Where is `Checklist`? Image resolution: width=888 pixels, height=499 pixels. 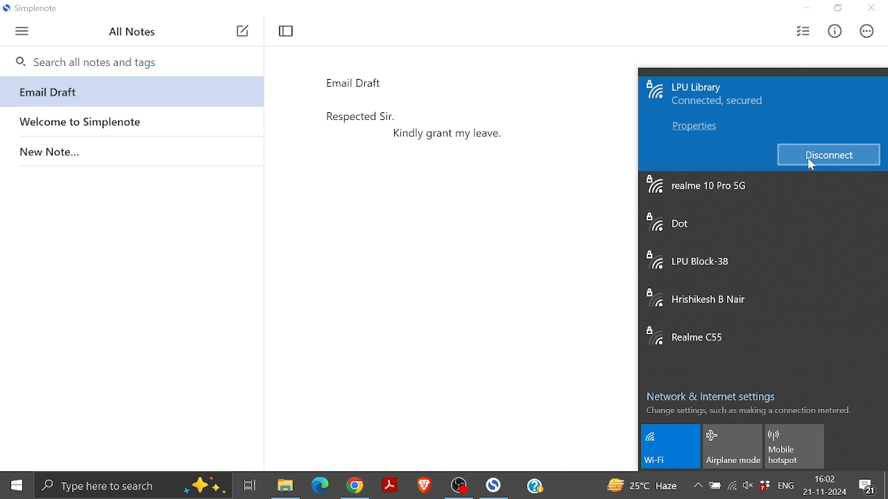 Checklist is located at coordinates (803, 31).